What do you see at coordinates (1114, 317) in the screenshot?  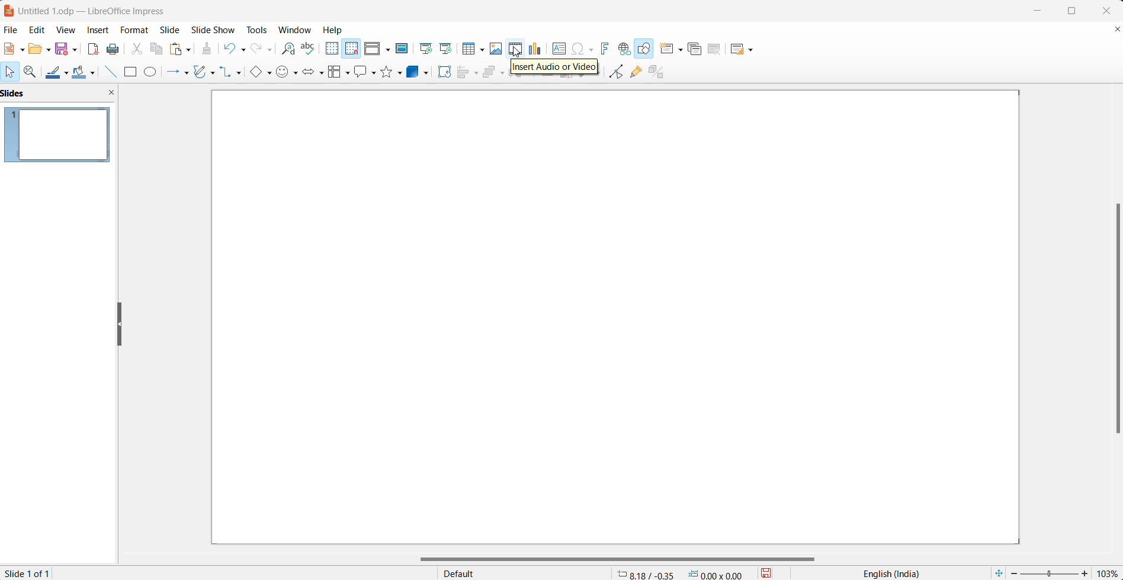 I see `vertical scroll bar` at bounding box center [1114, 317].